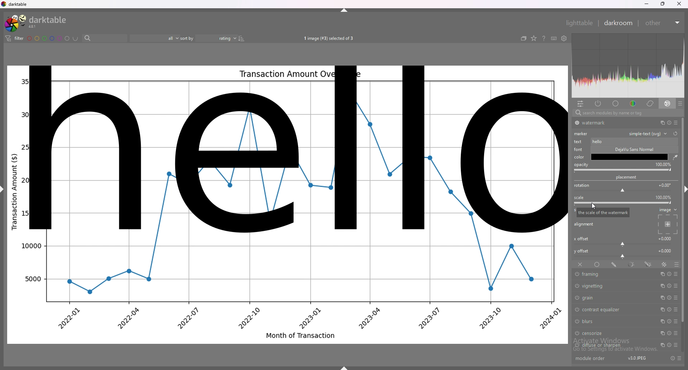  I want to click on hide, so click(684, 190).